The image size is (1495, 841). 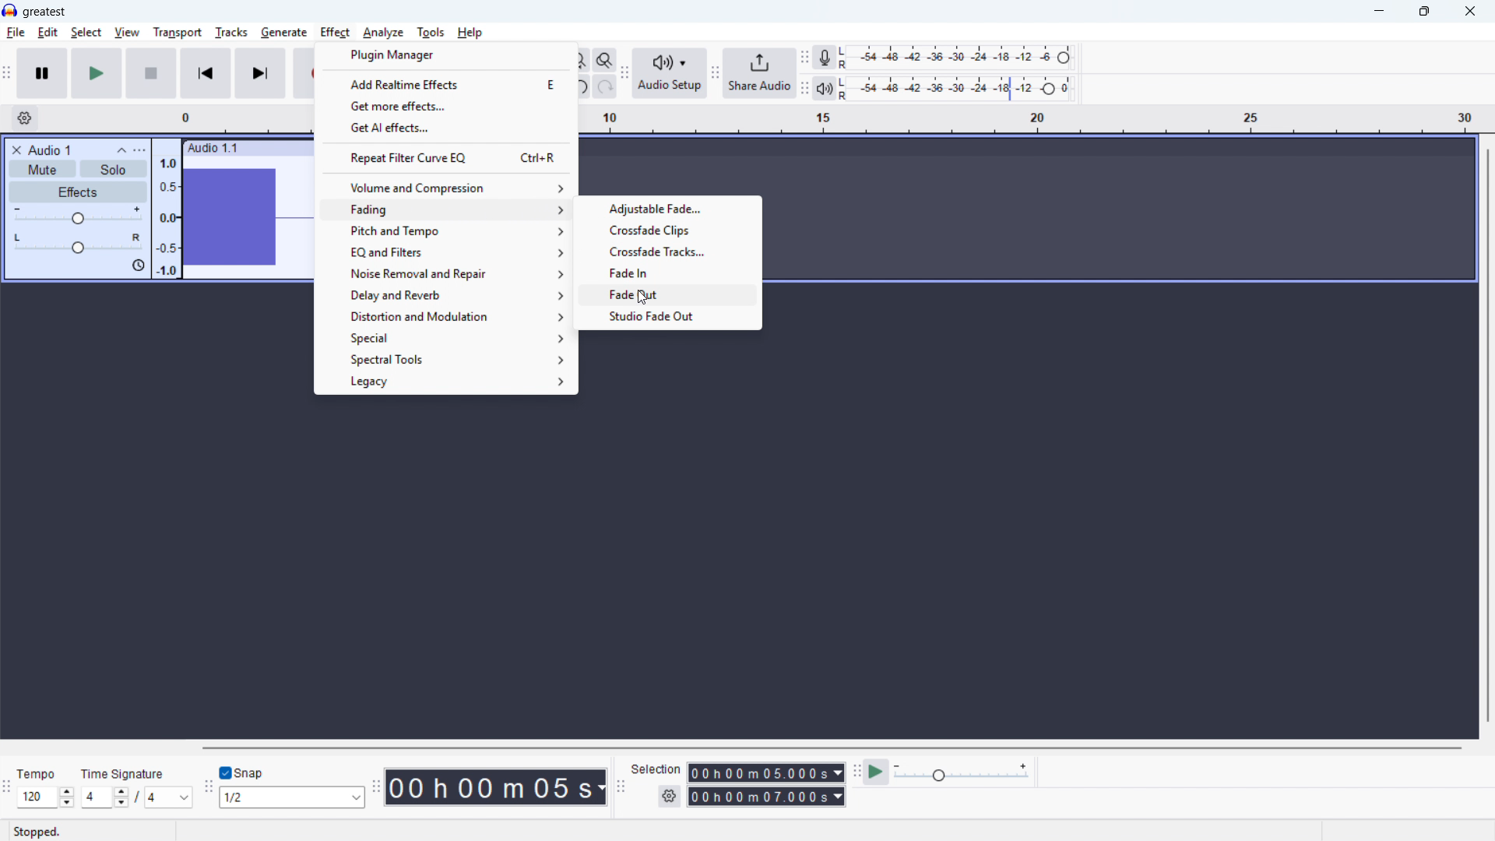 I want to click on Pitch and tempo , so click(x=448, y=230).